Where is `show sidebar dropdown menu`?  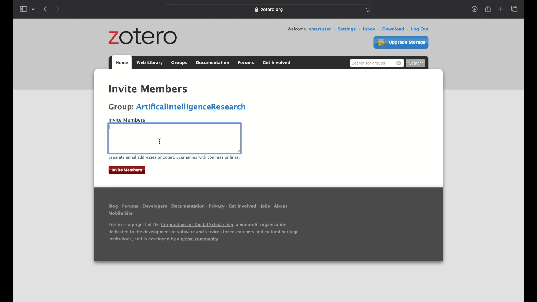
show sidebar dropdown menu is located at coordinates (27, 9).